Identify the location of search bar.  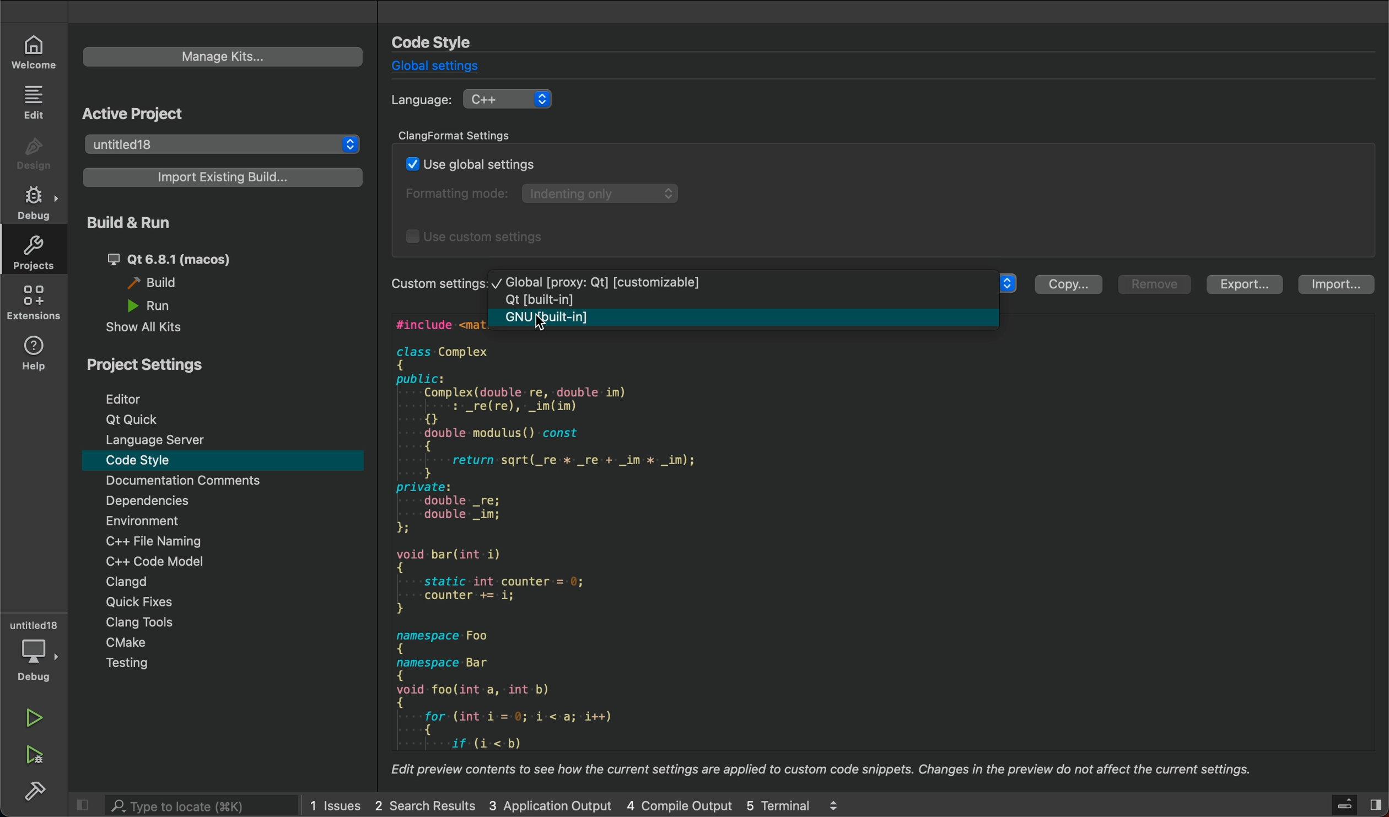
(199, 804).